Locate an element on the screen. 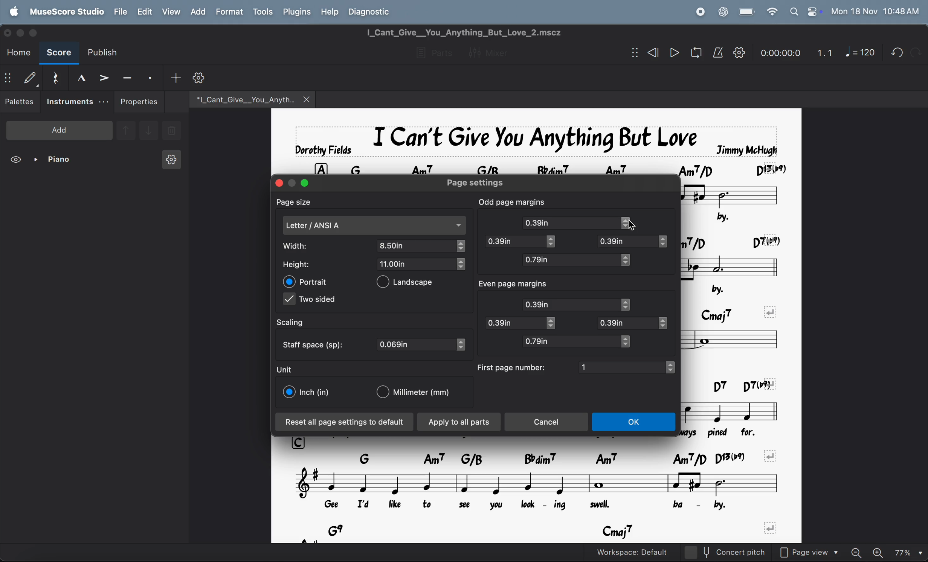  scaling is located at coordinates (298, 323).